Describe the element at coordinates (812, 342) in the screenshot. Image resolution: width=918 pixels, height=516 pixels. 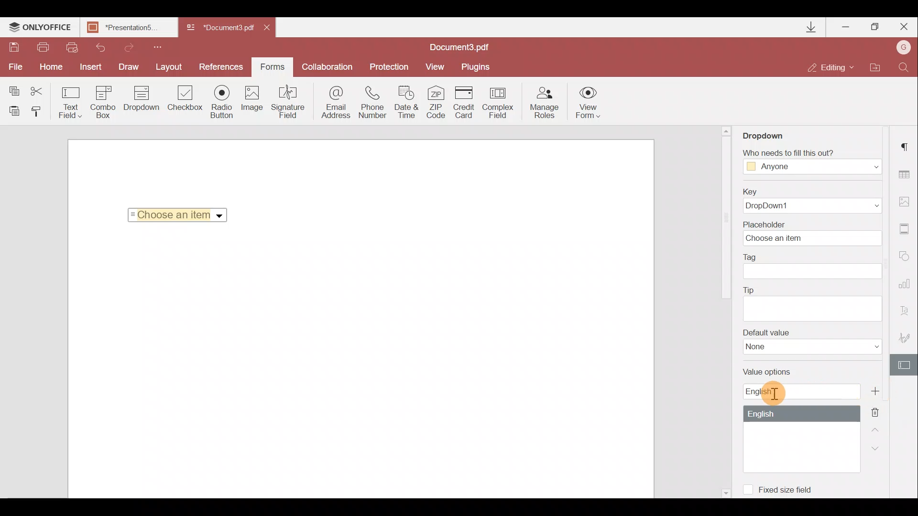
I see `Default value` at that location.